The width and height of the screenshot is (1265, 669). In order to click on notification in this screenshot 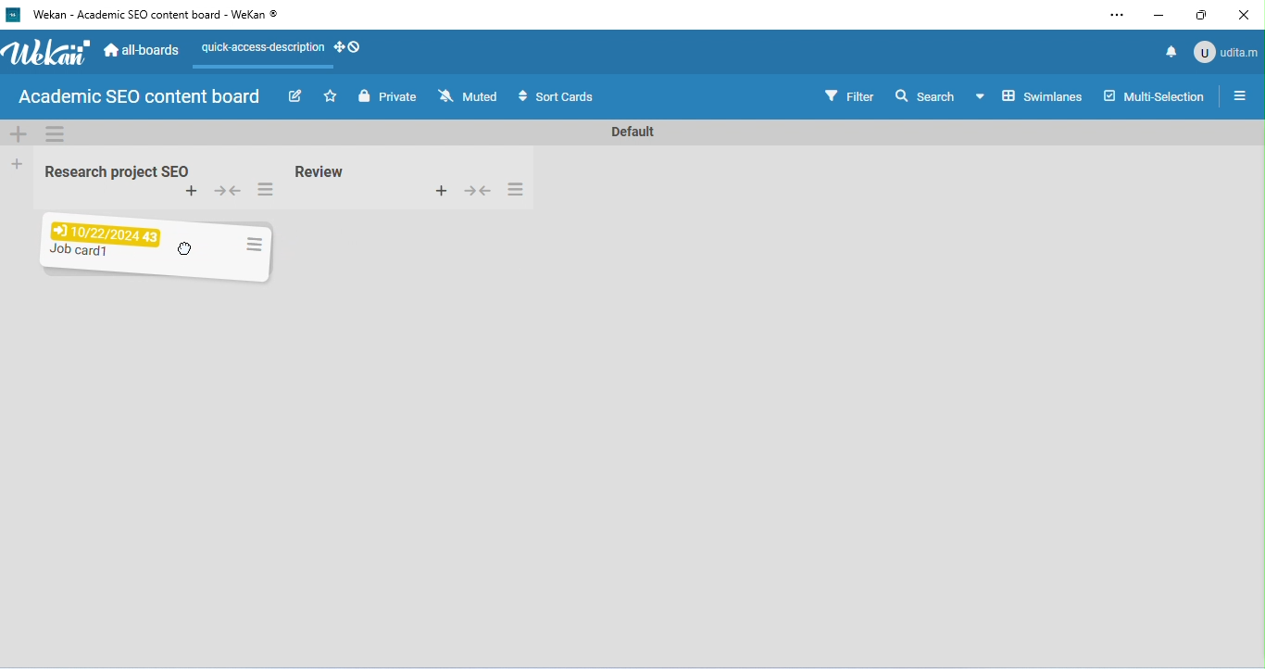, I will do `click(1169, 51)`.